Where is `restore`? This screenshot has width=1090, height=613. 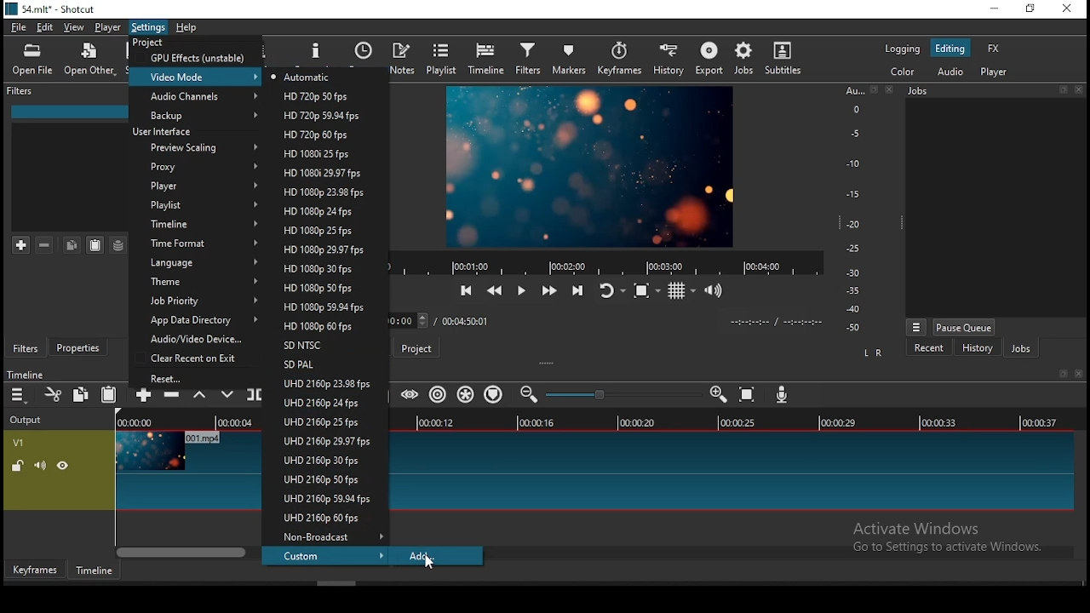
restore is located at coordinates (1061, 375).